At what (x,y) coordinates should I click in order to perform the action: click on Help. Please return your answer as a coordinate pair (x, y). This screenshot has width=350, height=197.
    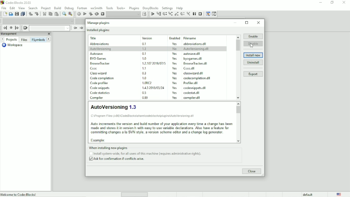
    Looking at the image, I should click on (180, 8).